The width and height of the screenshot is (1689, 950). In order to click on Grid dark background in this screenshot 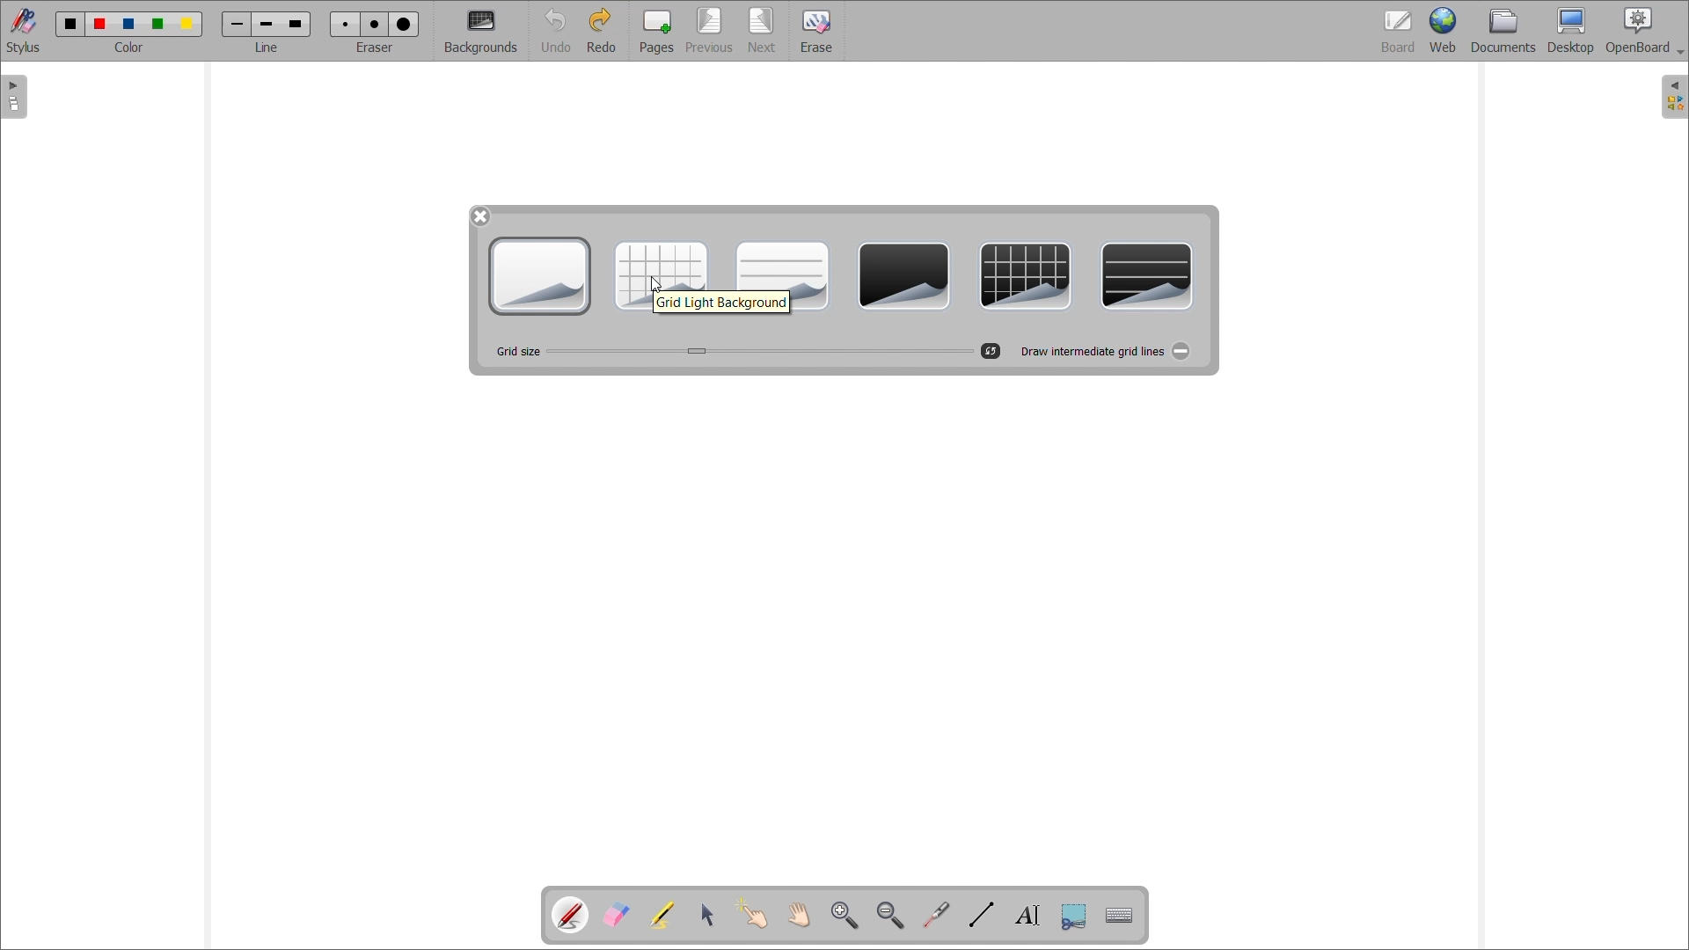, I will do `click(1025, 276)`.